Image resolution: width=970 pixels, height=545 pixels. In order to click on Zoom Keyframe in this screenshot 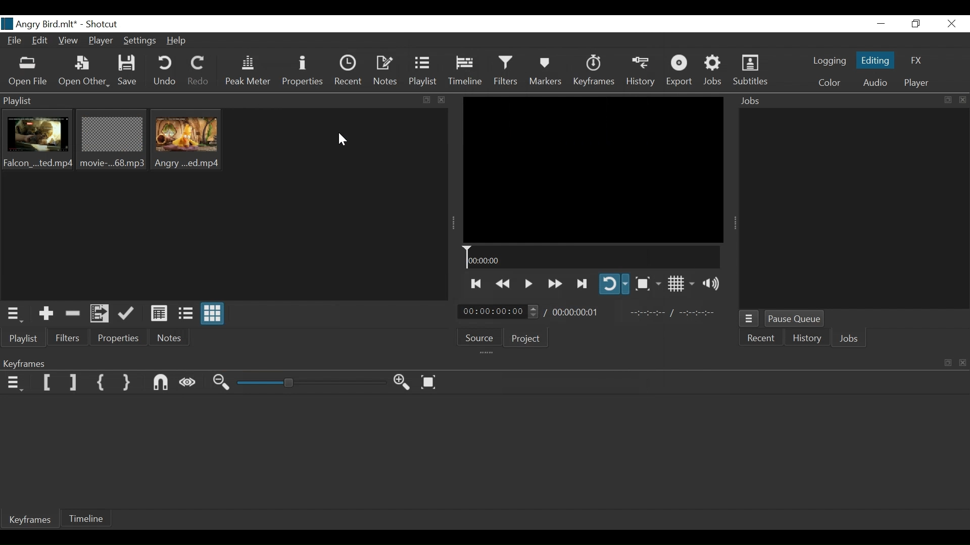, I will do `click(313, 383)`.